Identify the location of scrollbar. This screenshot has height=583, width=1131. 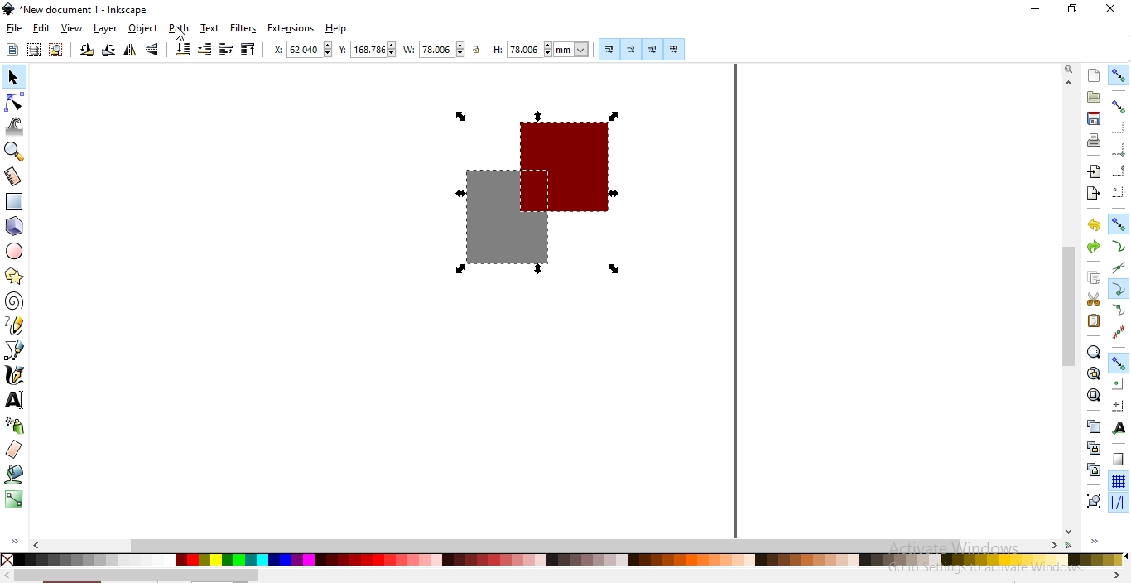
(1070, 306).